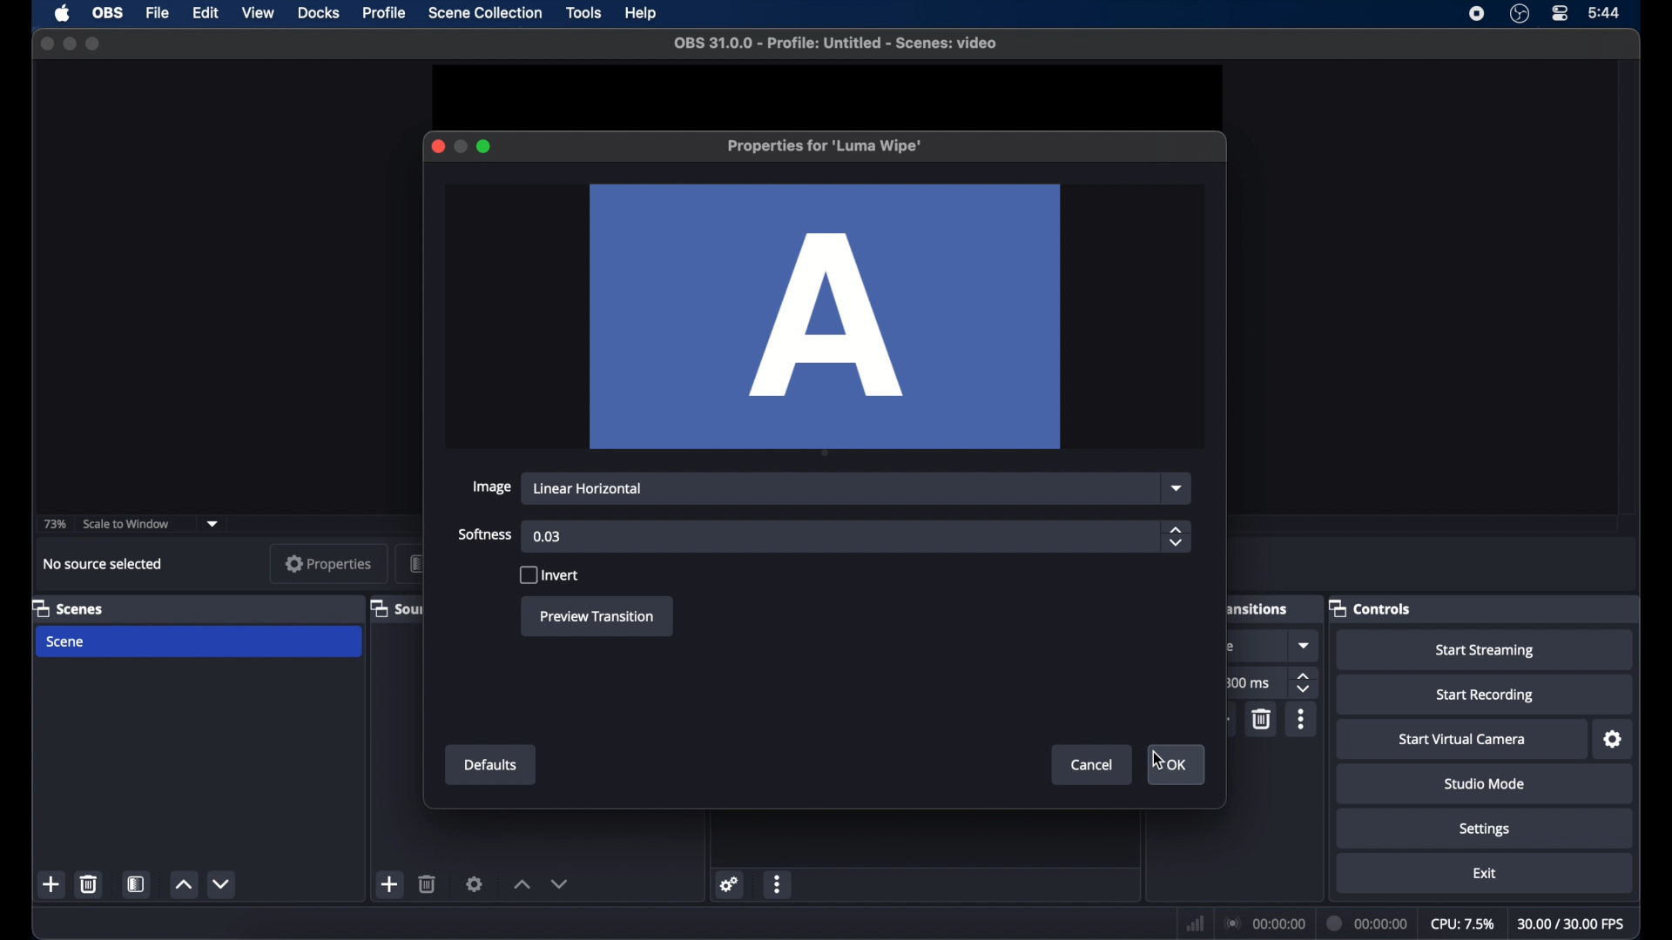 This screenshot has height=940, width=1672. What do you see at coordinates (1475, 14) in the screenshot?
I see `screen recorder icon` at bounding box center [1475, 14].